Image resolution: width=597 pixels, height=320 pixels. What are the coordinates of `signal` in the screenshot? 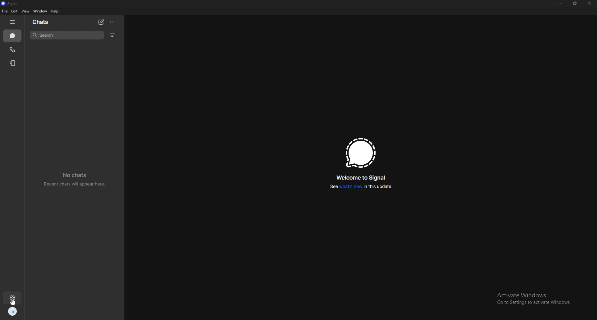 It's located at (14, 3).